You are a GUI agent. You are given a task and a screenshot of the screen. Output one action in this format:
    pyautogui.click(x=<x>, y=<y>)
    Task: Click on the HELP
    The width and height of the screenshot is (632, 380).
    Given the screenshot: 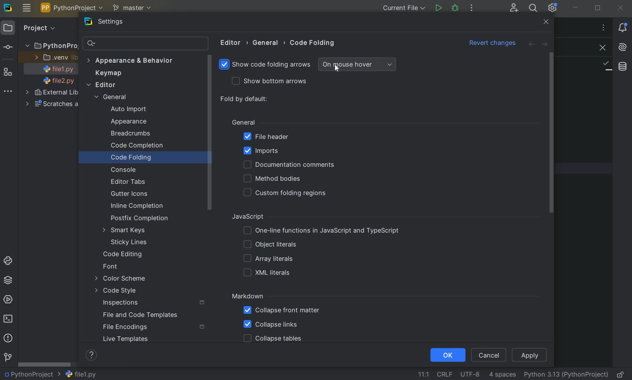 What is the action you would take?
    pyautogui.click(x=92, y=355)
    